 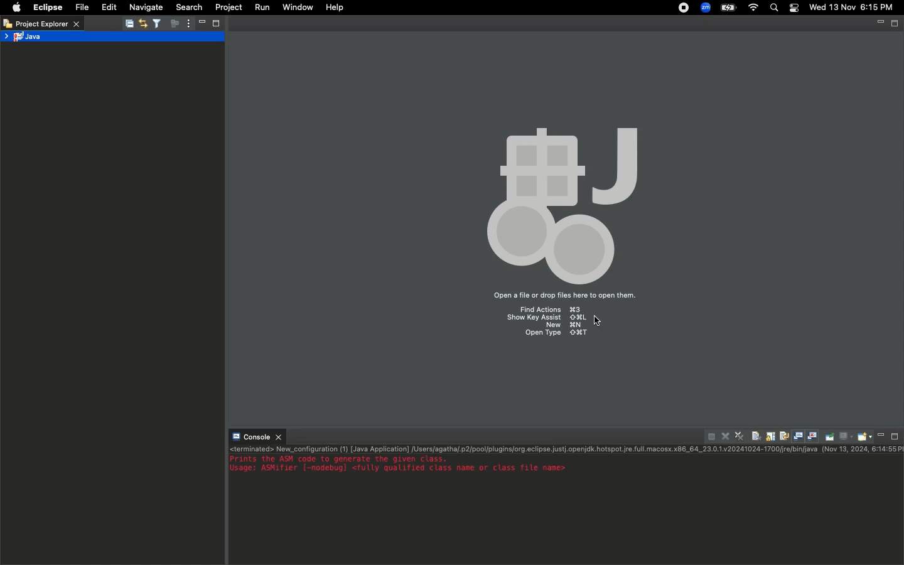 I want to click on Search, so click(x=773, y=9).